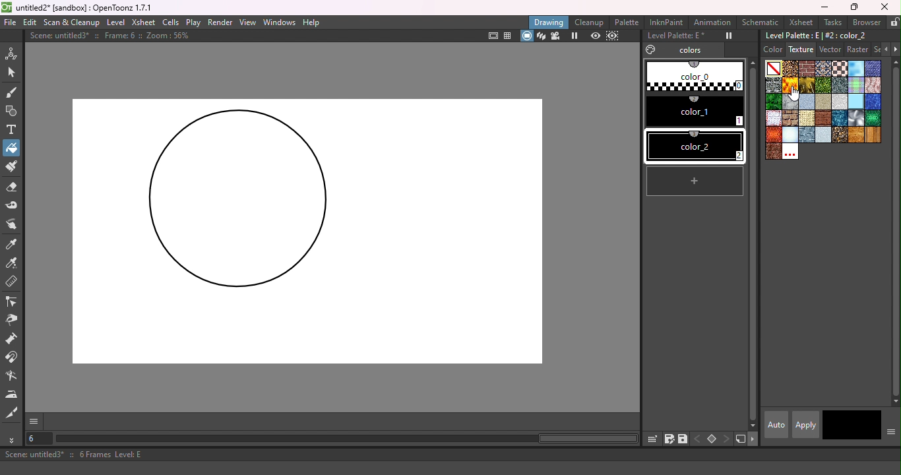 The height and width of the screenshot is (475, 901). Describe the element at coordinates (222, 22) in the screenshot. I see `Render` at that location.